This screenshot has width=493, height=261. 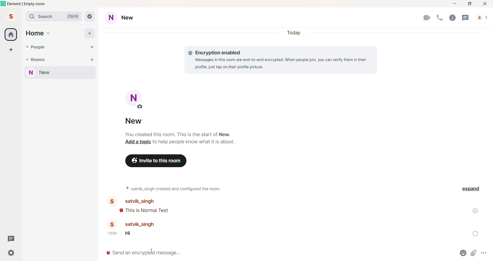 What do you see at coordinates (90, 33) in the screenshot?
I see `Add` at bounding box center [90, 33].